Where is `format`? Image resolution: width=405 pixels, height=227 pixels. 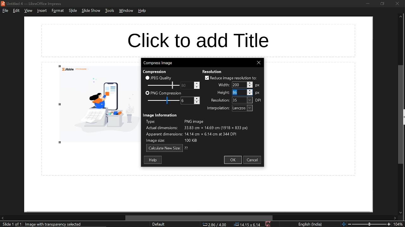 format is located at coordinates (58, 10).